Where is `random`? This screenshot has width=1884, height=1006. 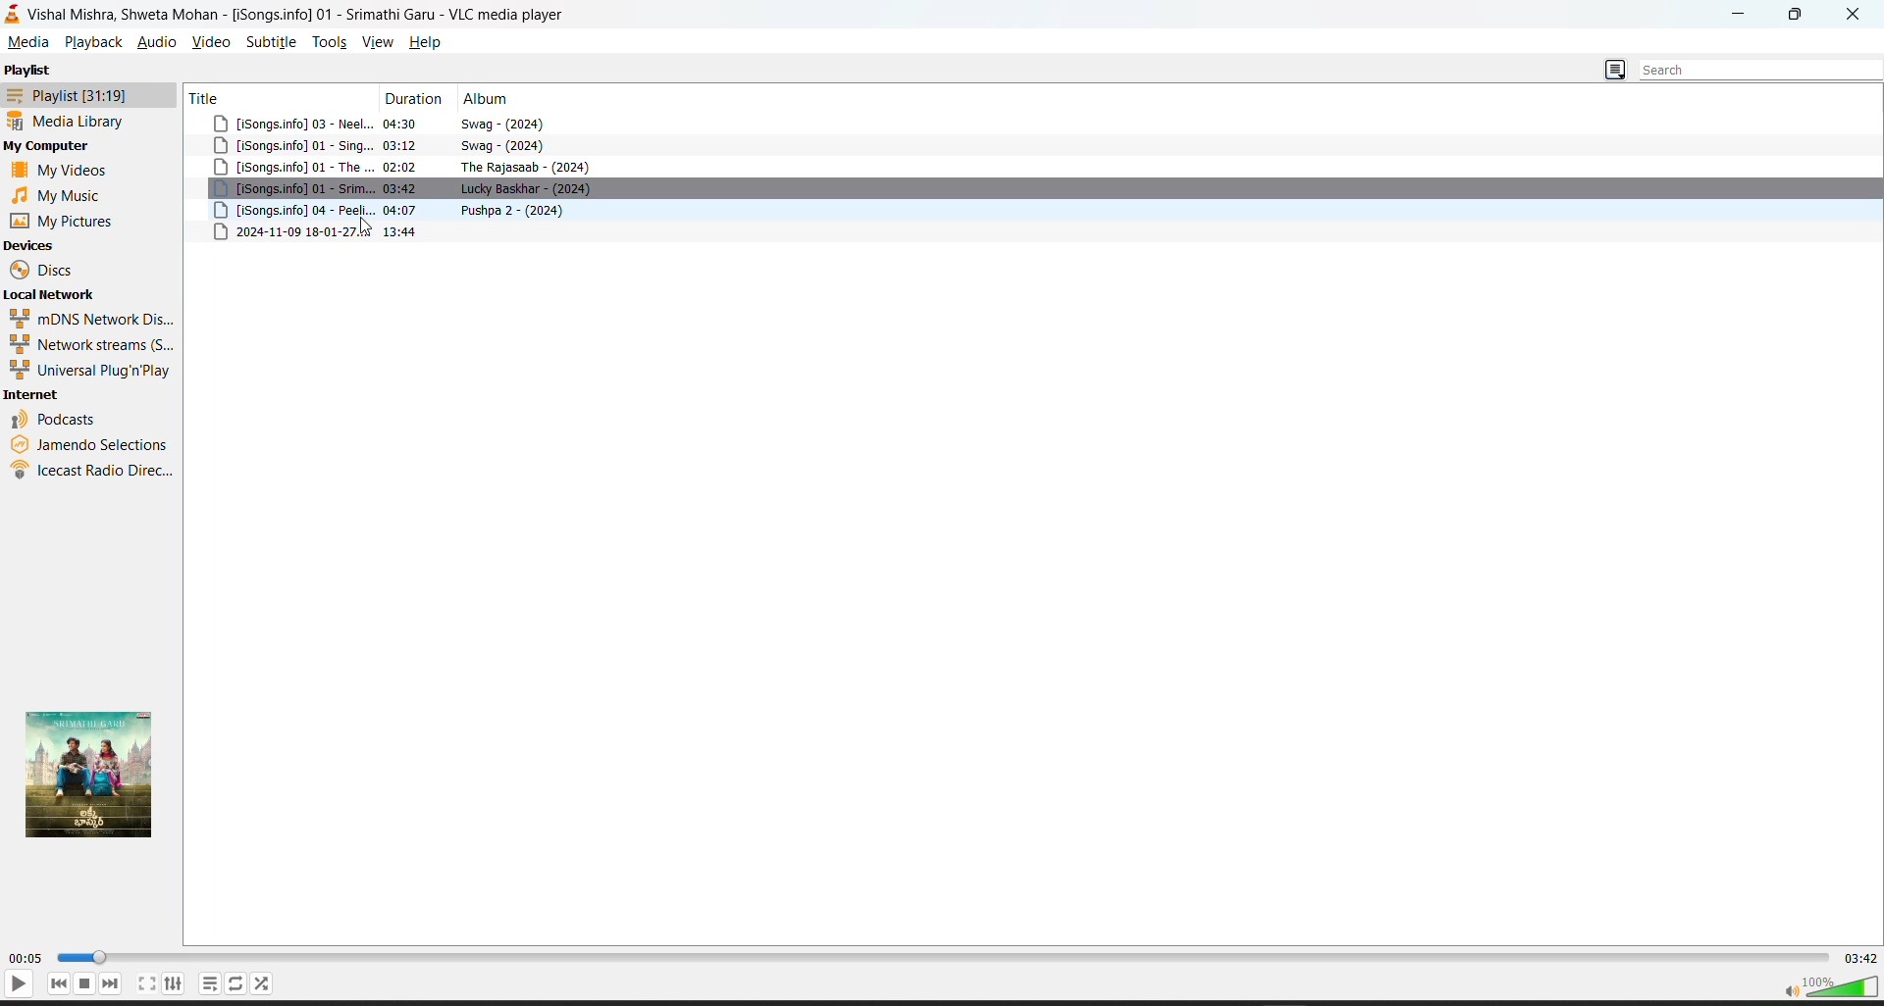
random is located at coordinates (267, 983).